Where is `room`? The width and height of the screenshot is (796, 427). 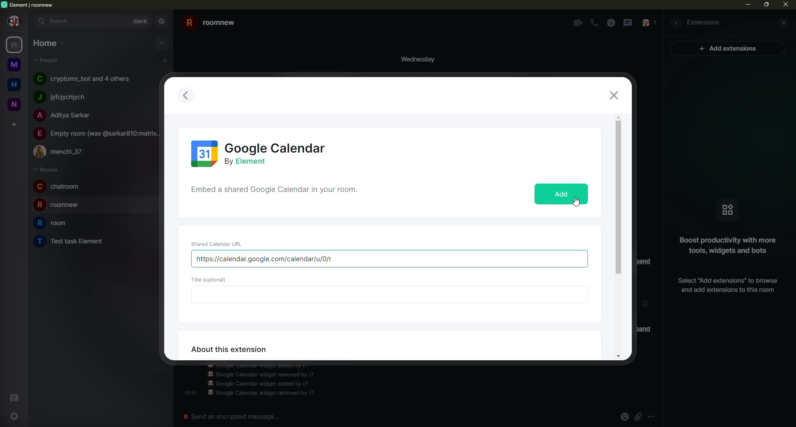
room is located at coordinates (59, 187).